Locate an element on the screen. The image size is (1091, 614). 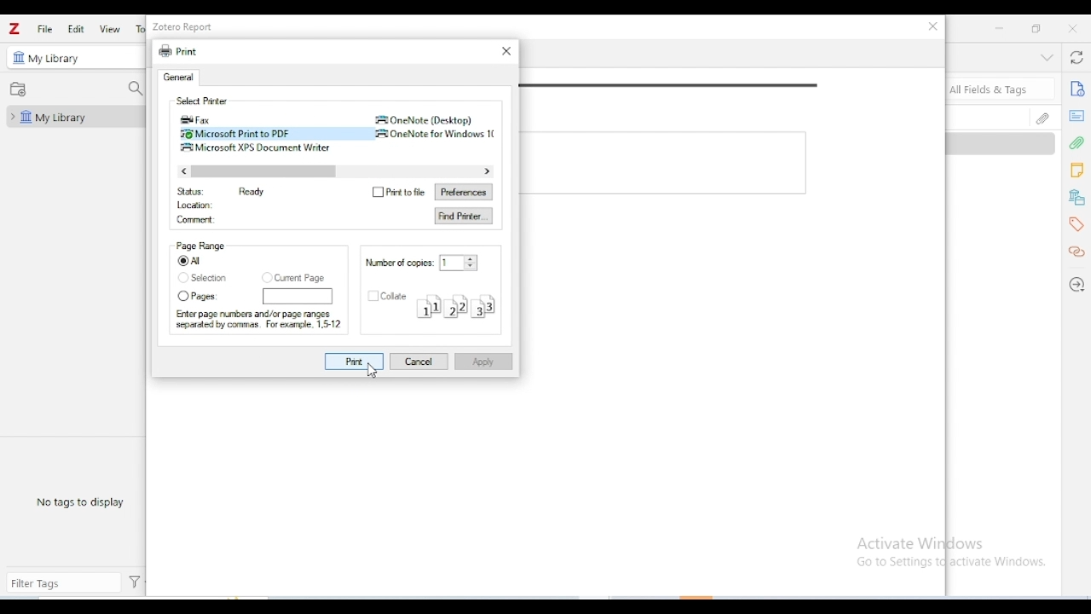
collapse section is located at coordinates (1047, 57).